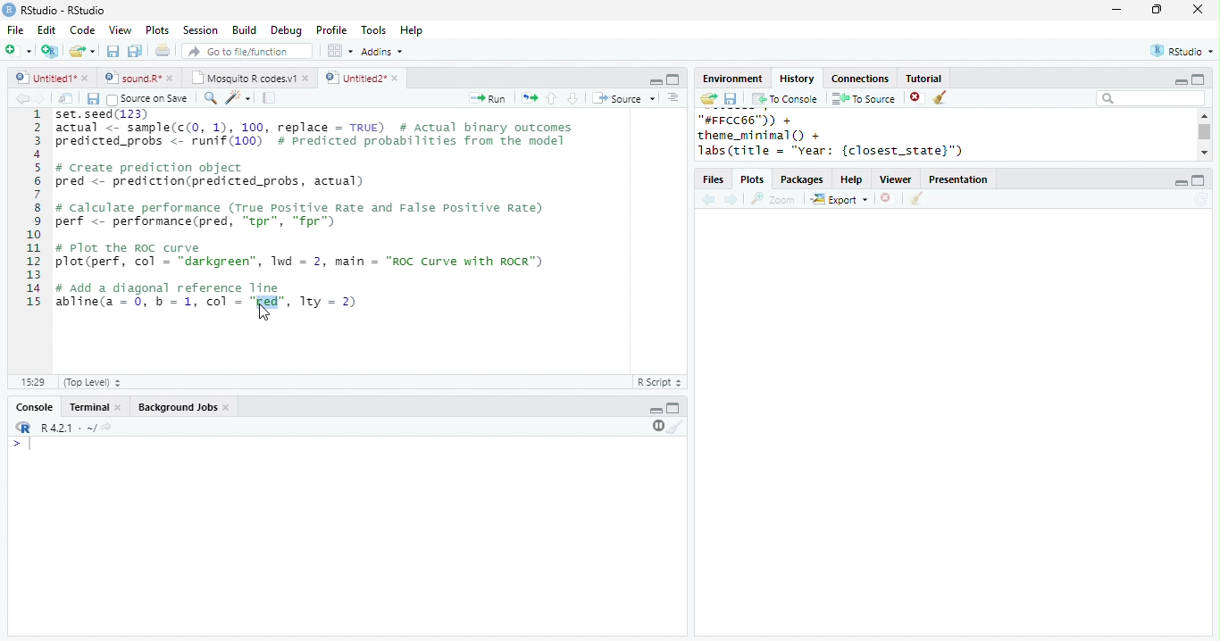 The height and width of the screenshot is (641, 1220). I want to click on 15:29, so click(32, 381).